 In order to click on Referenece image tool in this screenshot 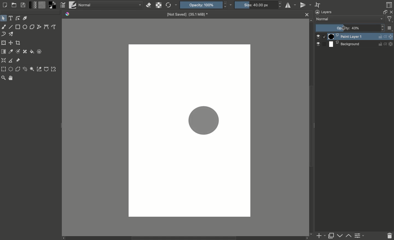, I will do `click(18, 61)`.